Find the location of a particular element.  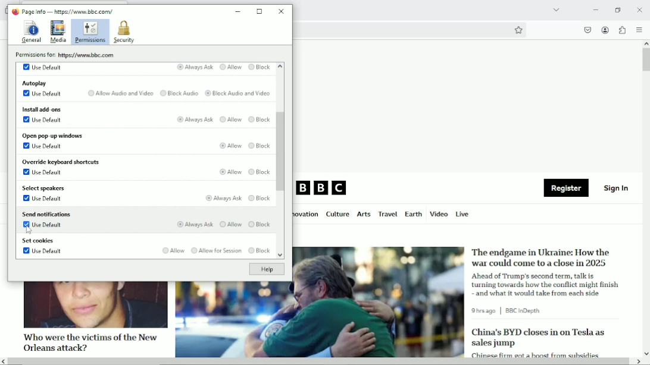

Allow is located at coordinates (232, 171).